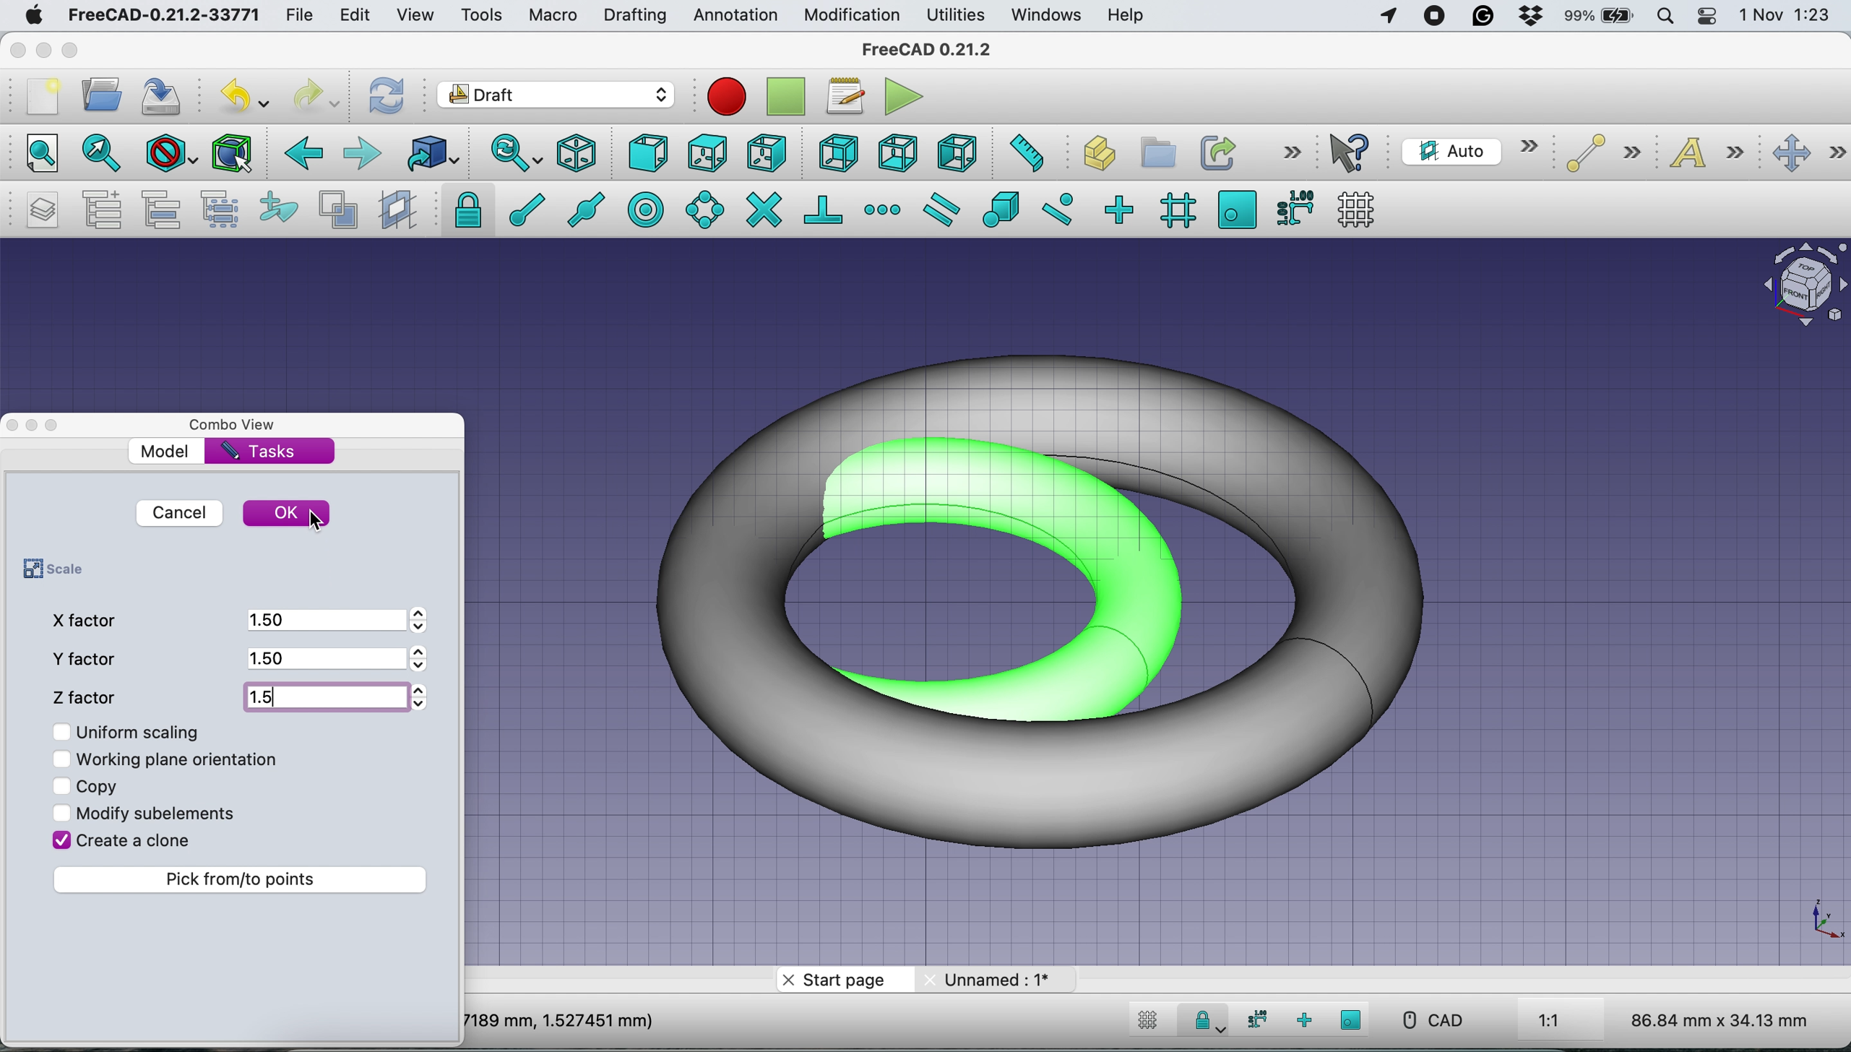  Describe the element at coordinates (1293, 207) in the screenshot. I see `snap dimensions` at that location.